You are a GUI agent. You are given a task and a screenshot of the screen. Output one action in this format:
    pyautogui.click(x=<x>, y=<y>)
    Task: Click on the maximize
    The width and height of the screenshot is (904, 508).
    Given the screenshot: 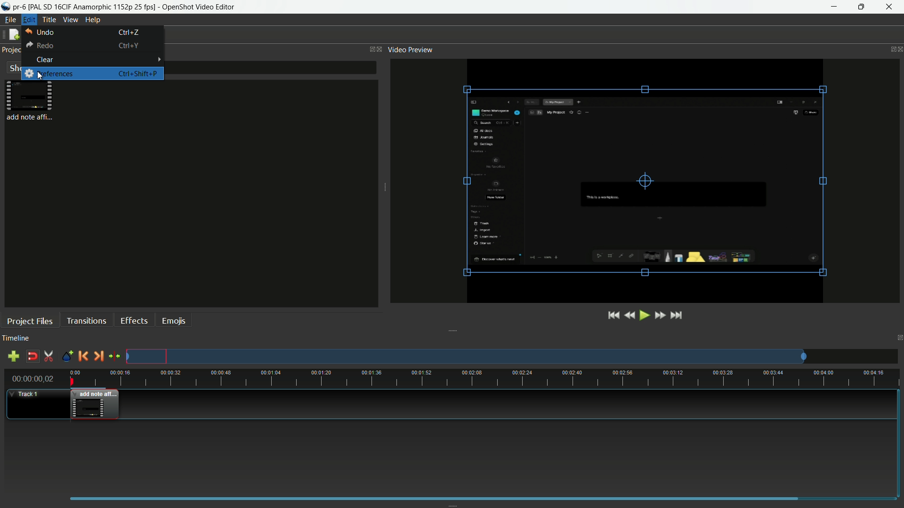 What is the action you would take?
    pyautogui.click(x=860, y=7)
    